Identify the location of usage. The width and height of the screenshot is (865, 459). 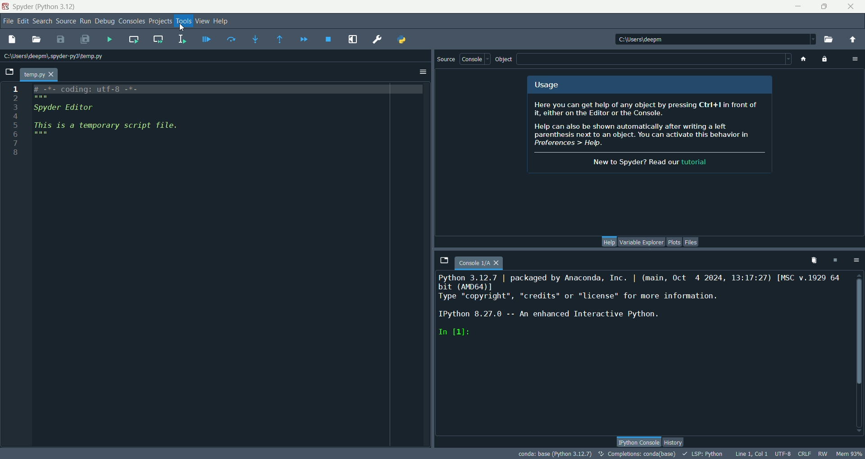
(546, 85).